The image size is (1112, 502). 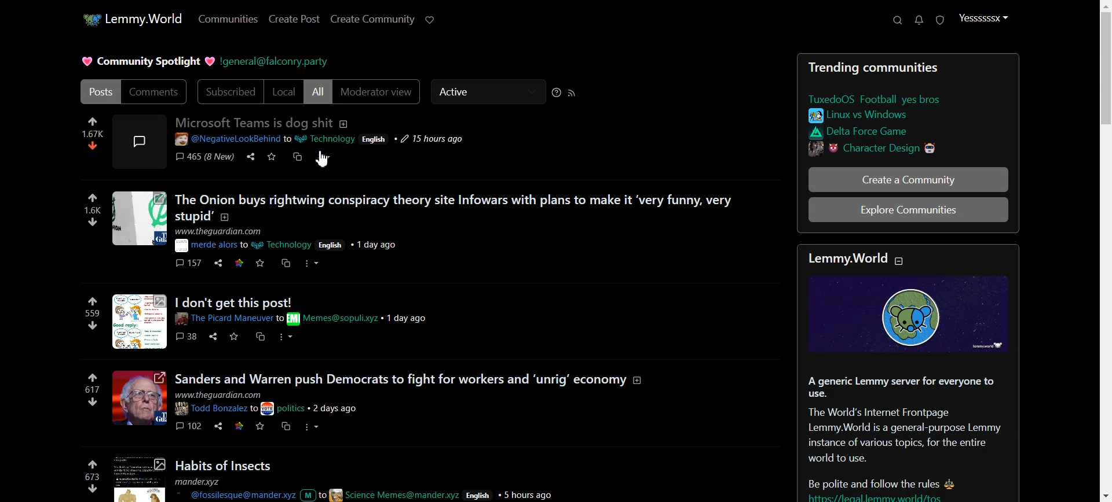 I want to click on Communities, so click(x=228, y=19).